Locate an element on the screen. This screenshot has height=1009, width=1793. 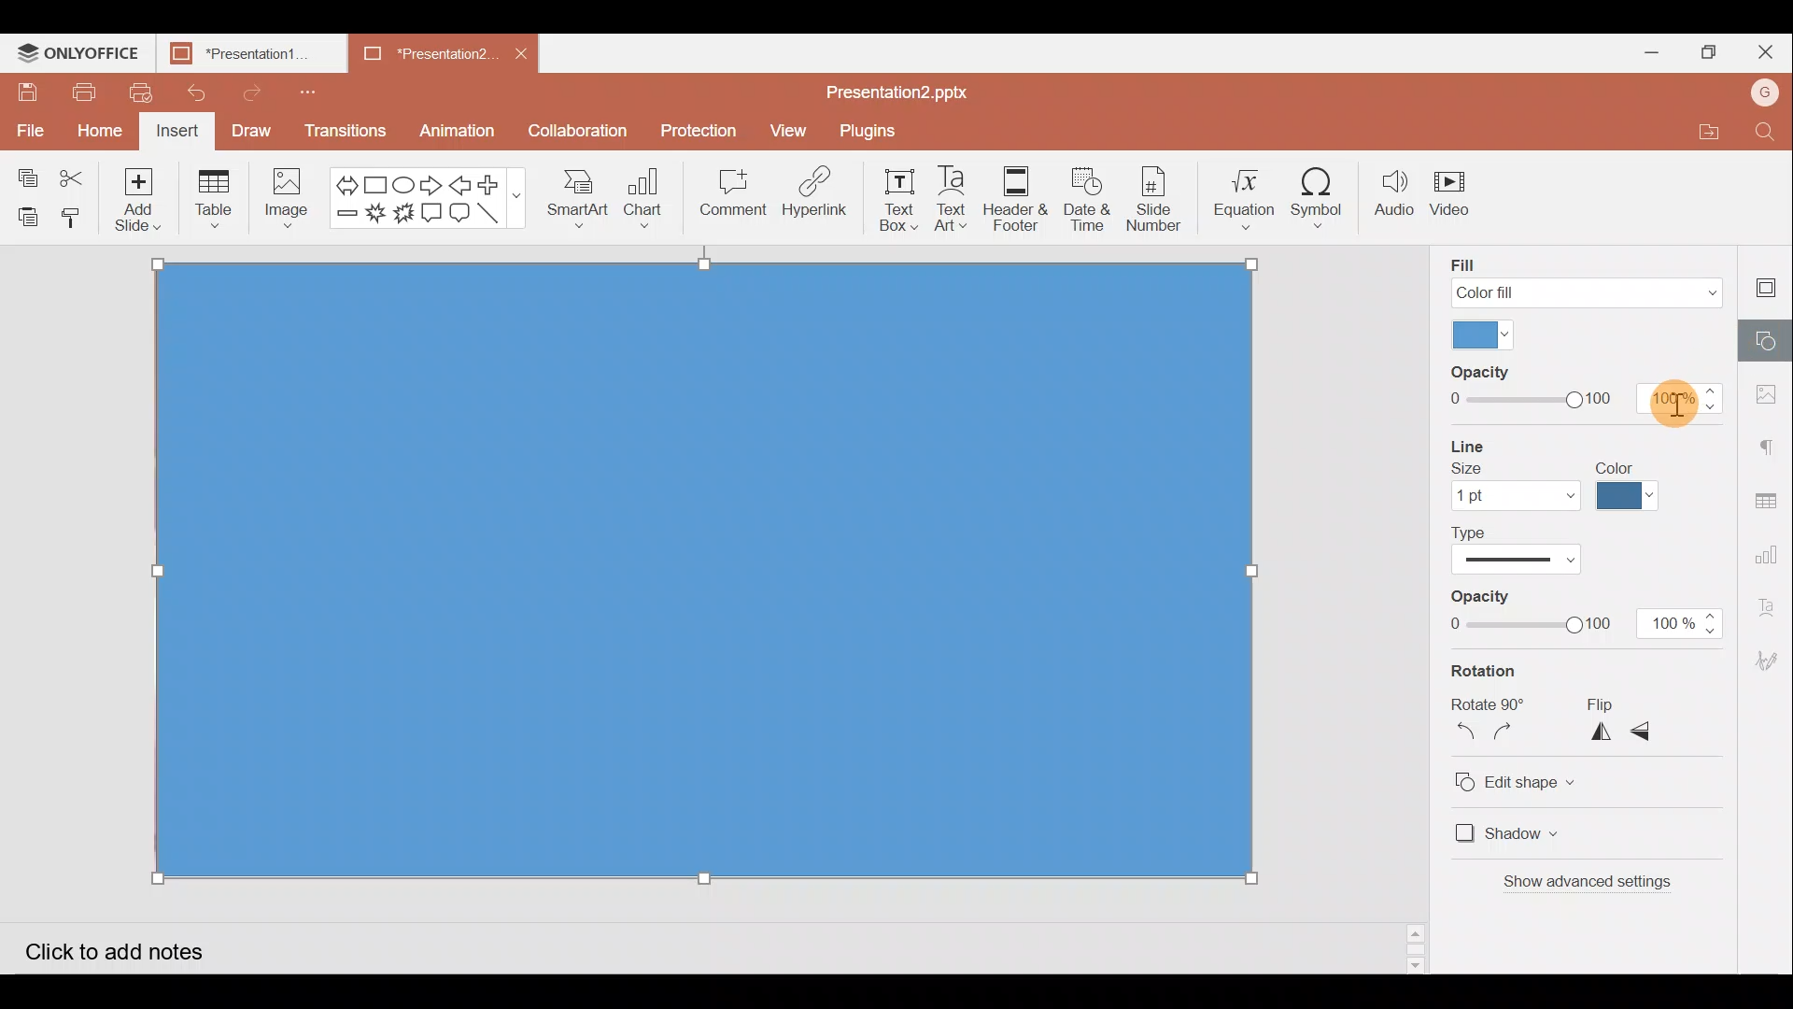
Close is located at coordinates (1766, 50).